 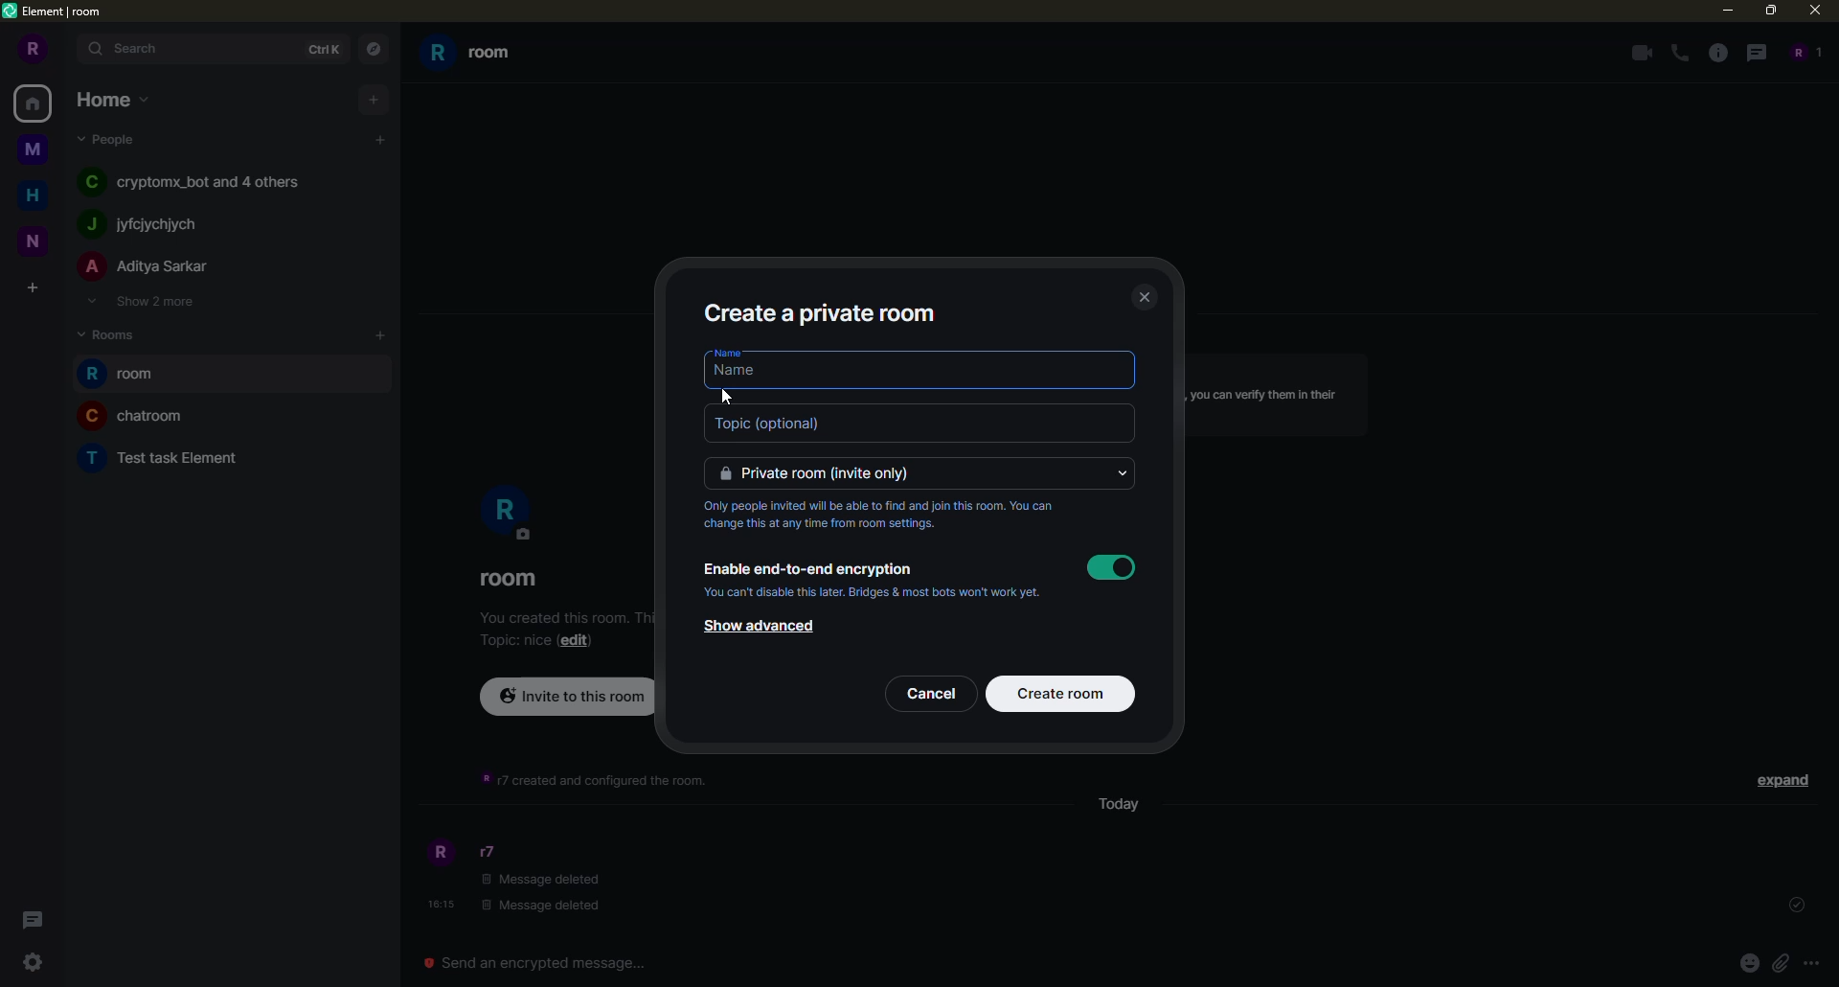 What do you see at coordinates (149, 222) in the screenshot?
I see `people` at bounding box center [149, 222].